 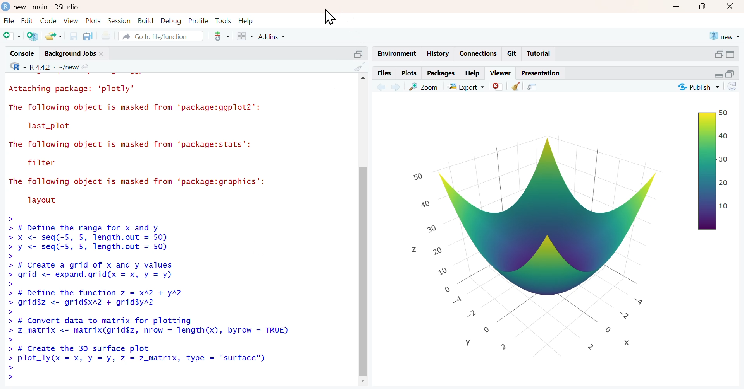 I want to click on maximize, so click(x=735, y=75).